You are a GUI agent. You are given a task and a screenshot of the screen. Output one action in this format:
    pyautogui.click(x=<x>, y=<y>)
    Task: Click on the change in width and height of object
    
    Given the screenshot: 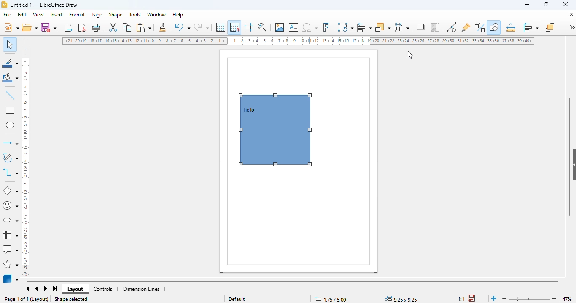 What is the action you would take?
    pyautogui.click(x=401, y=299)
    